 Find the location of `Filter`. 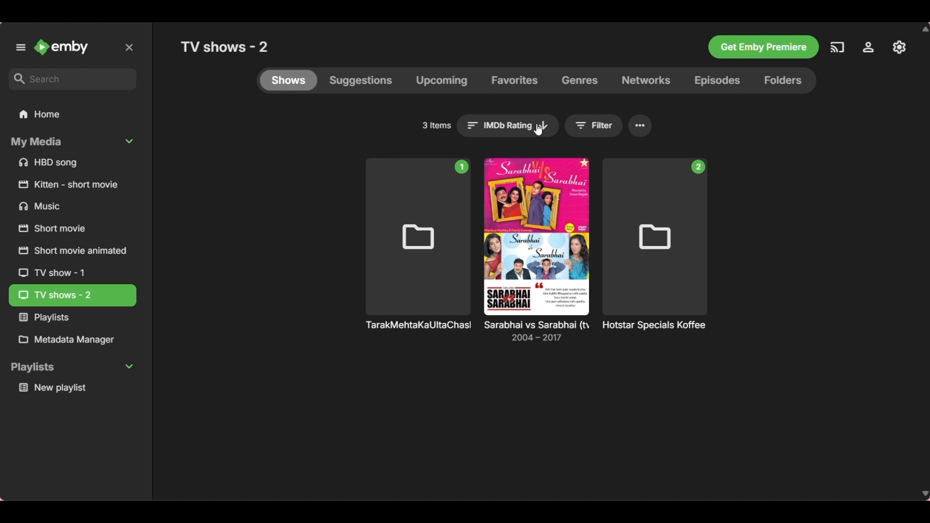

Filter is located at coordinates (594, 126).